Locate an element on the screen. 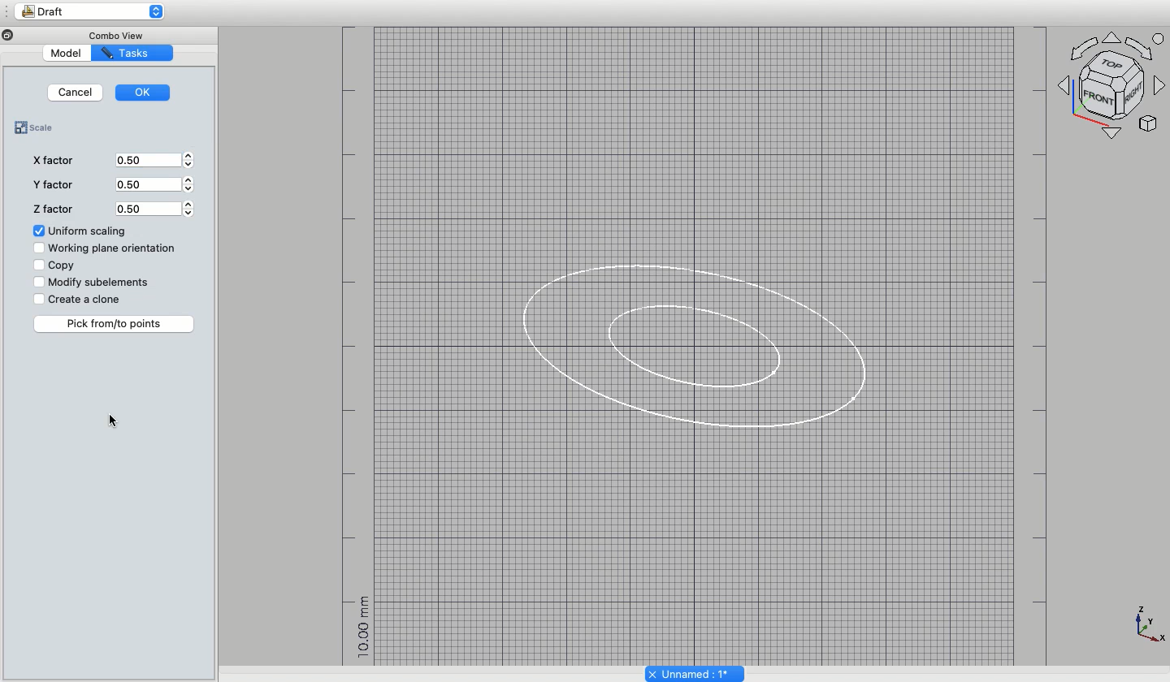 This screenshot has height=682, width=1170. 0.50 is located at coordinates (154, 208).